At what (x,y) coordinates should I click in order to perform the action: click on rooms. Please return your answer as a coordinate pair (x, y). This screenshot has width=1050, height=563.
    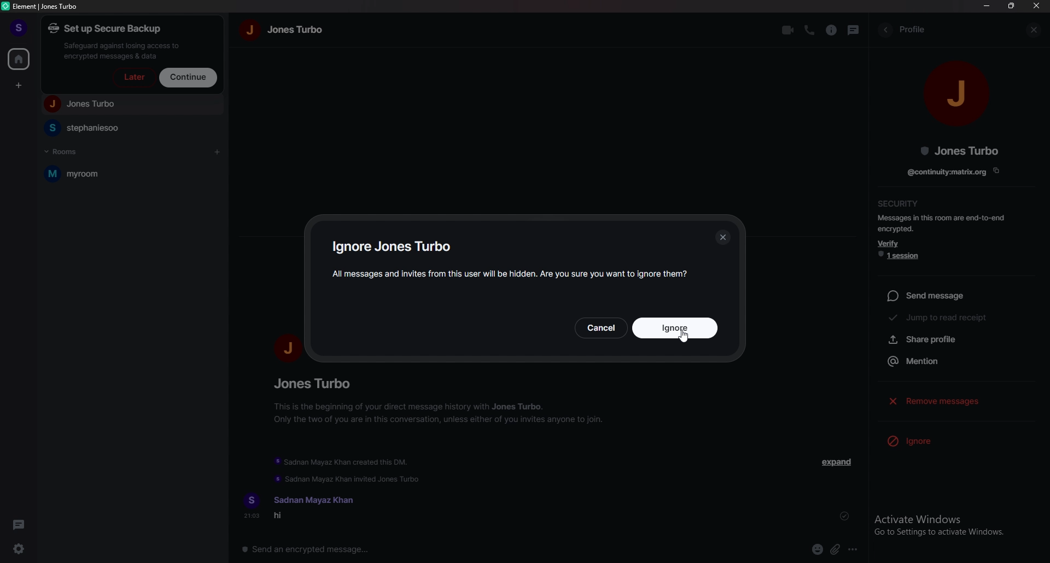
    Looking at the image, I should click on (66, 151).